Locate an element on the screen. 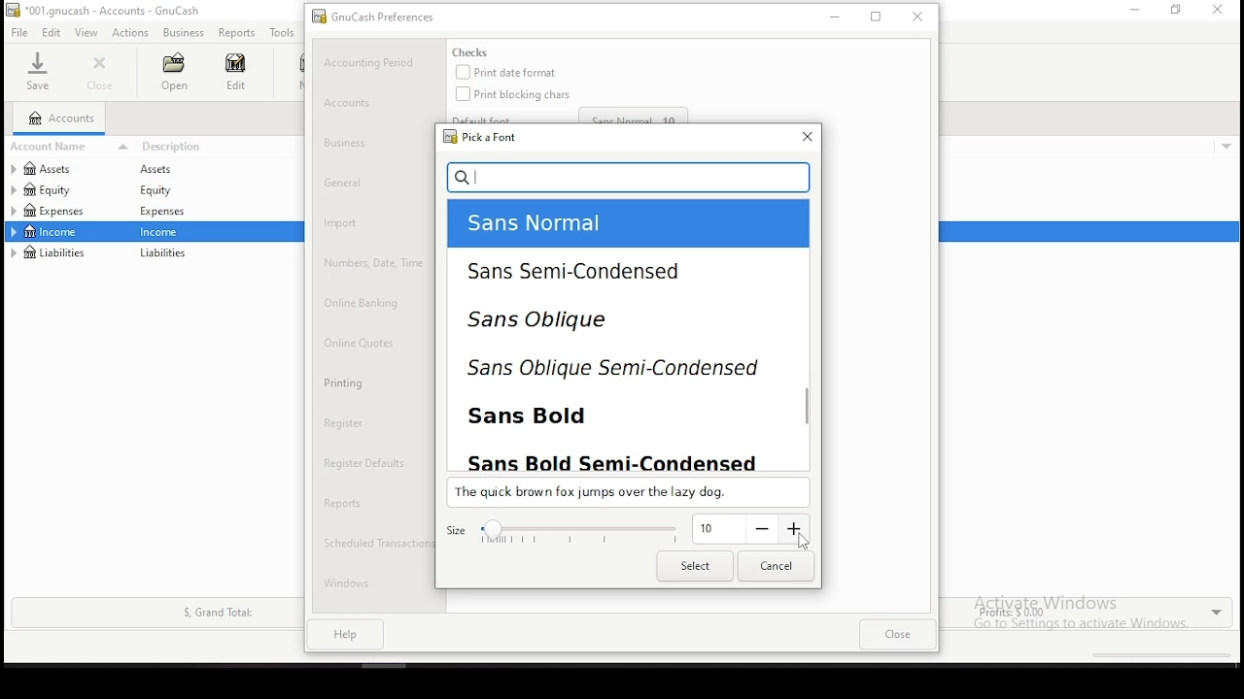  font option is located at coordinates (587, 224).